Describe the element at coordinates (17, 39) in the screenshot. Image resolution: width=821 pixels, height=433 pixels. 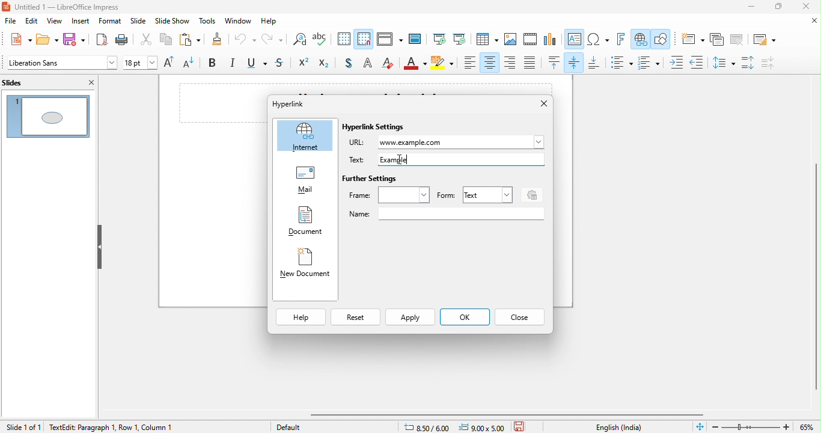
I see `new` at that location.